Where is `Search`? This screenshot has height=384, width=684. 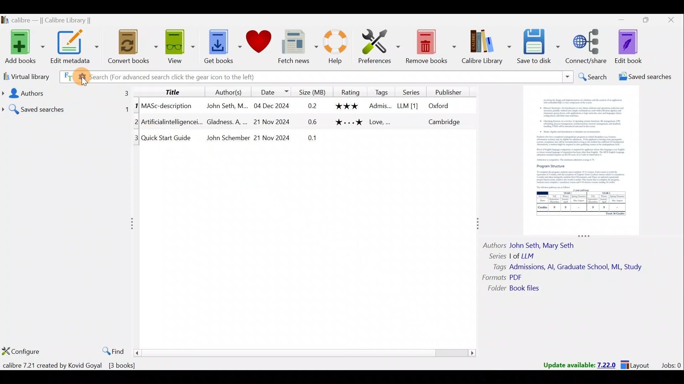 Search is located at coordinates (592, 77).